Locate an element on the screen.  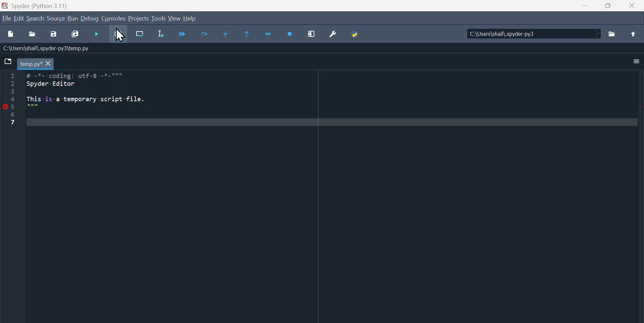
search is located at coordinates (36, 18).